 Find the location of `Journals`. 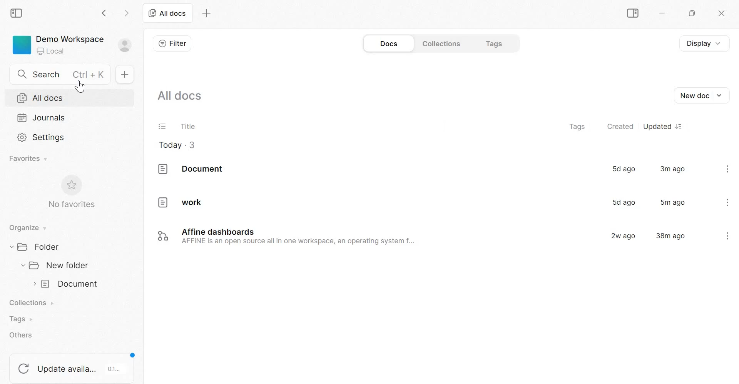

Journals is located at coordinates (42, 117).